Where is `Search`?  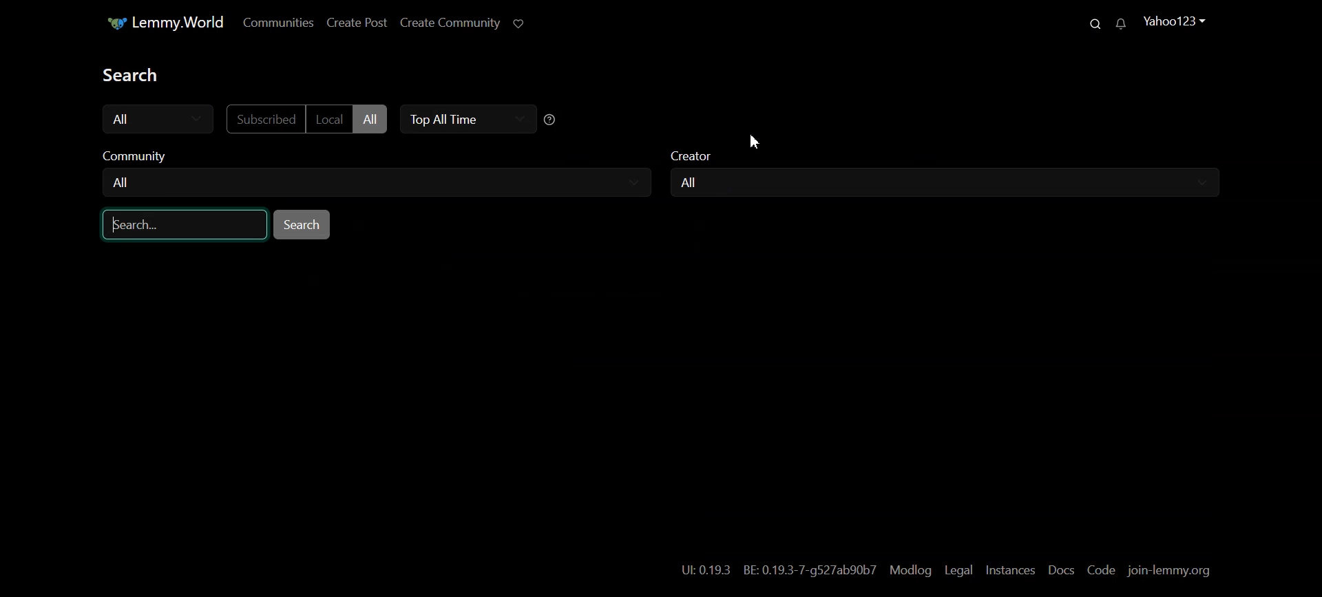
Search is located at coordinates (1090, 23).